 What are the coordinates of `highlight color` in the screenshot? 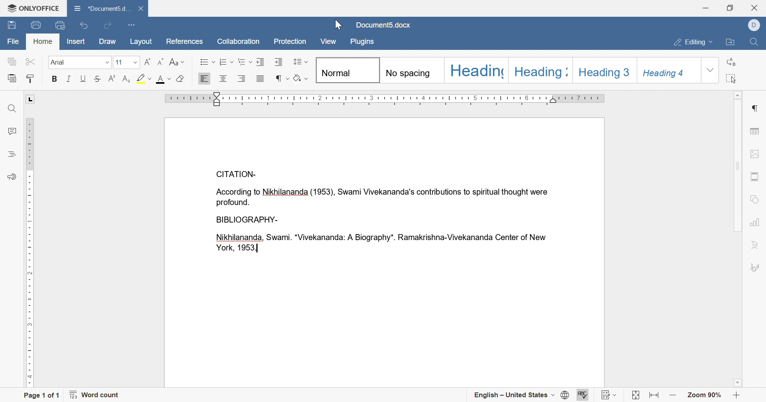 It's located at (144, 79).